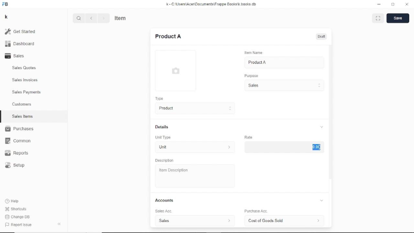  I want to click on Purchase Acc., so click(256, 211).